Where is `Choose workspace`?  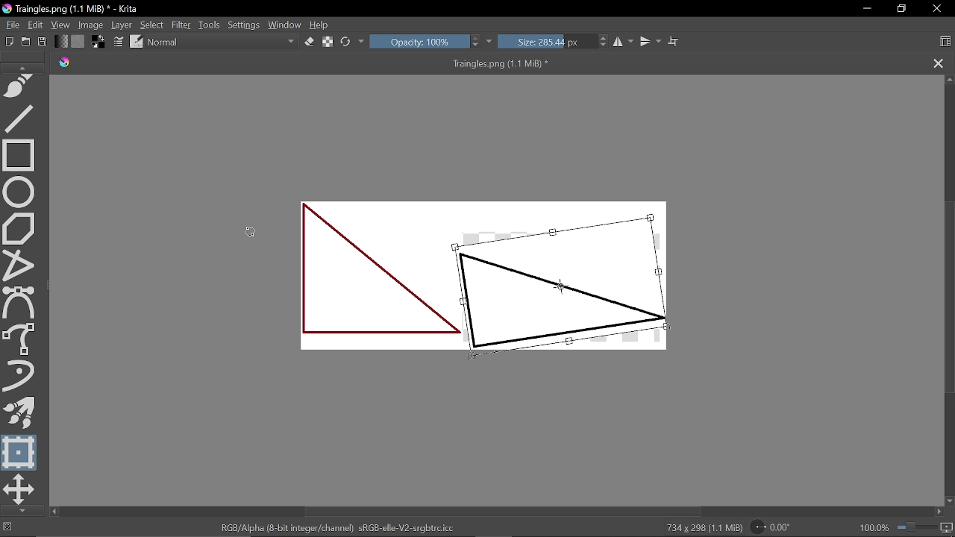 Choose workspace is located at coordinates (945, 43).